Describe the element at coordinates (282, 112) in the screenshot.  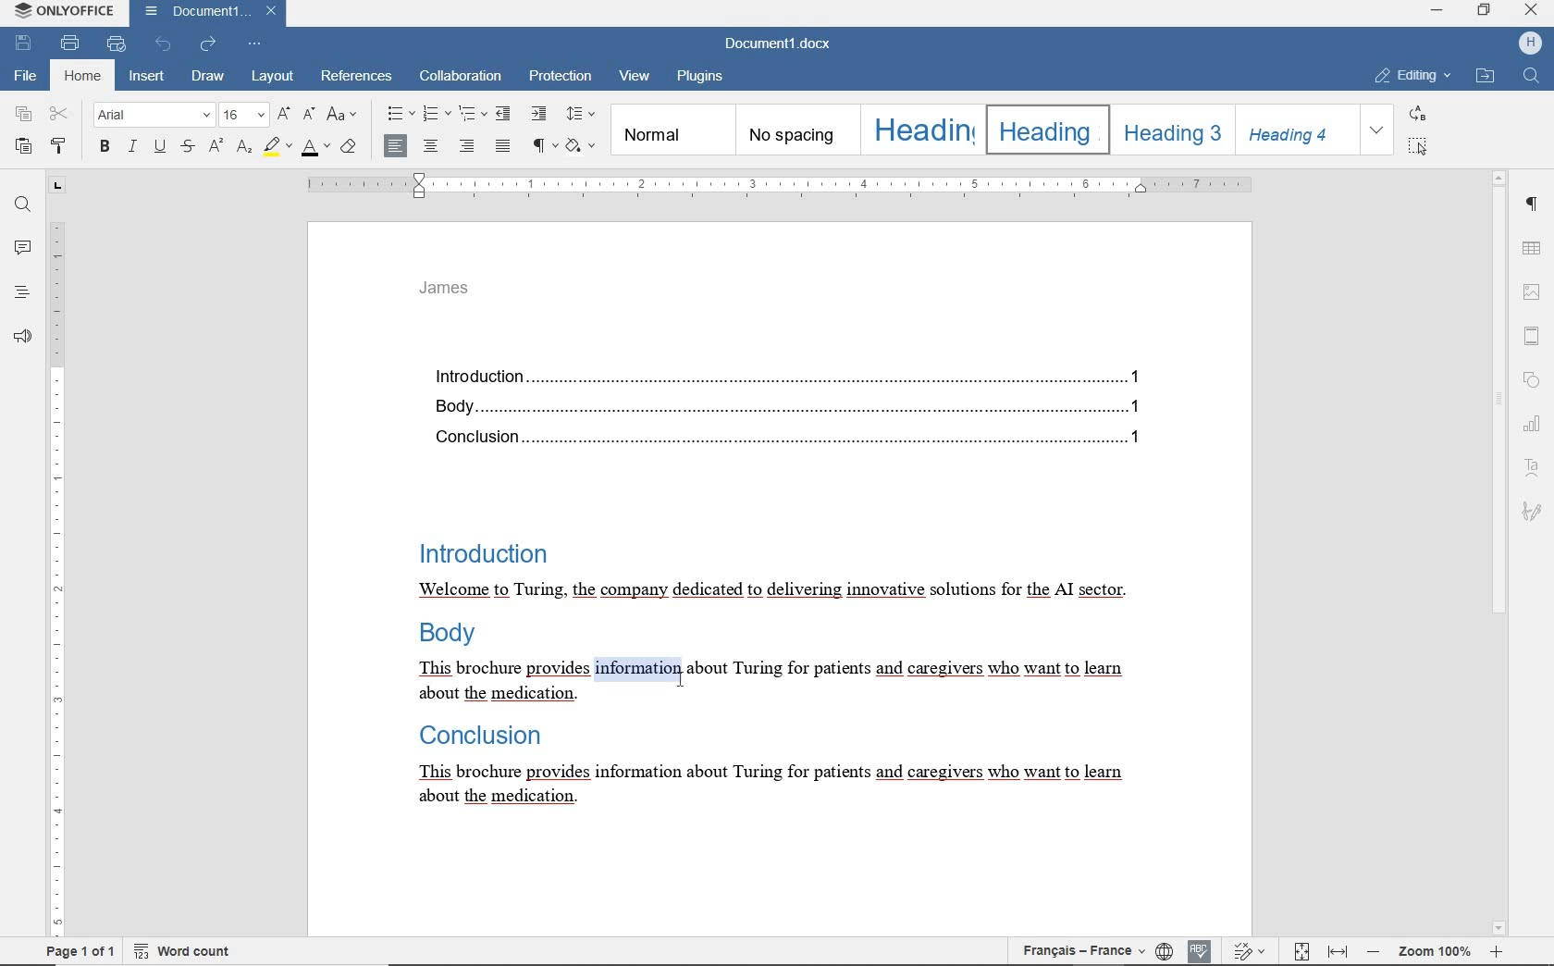
I see `INCREMENT FONT SIZE` at that location.